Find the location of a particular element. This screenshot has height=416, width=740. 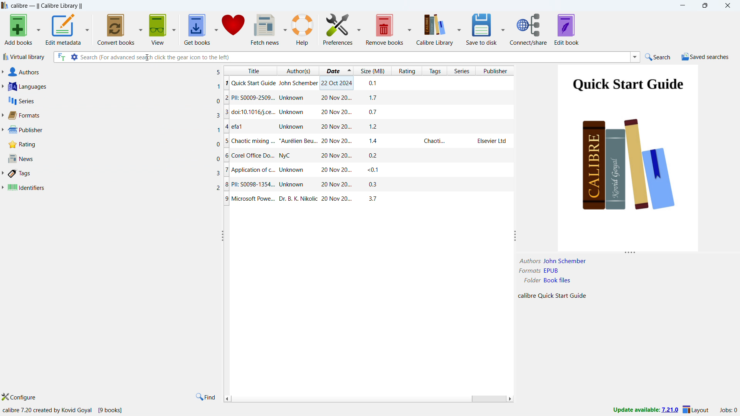

sort by rating is located at coordinates (406, 70).